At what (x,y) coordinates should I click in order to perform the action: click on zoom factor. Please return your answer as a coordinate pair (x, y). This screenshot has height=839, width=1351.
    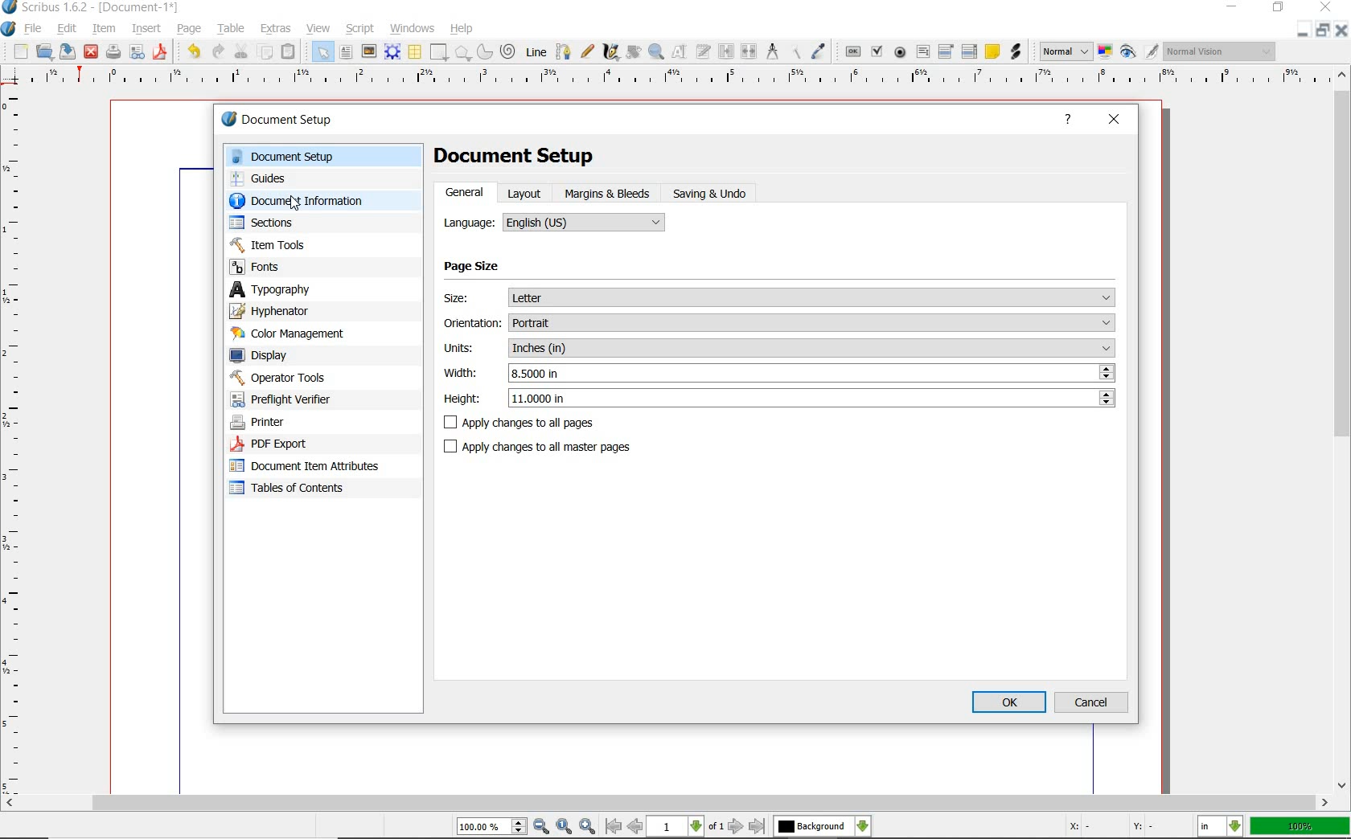
    Looking at the image, I should click on (1299, 828).